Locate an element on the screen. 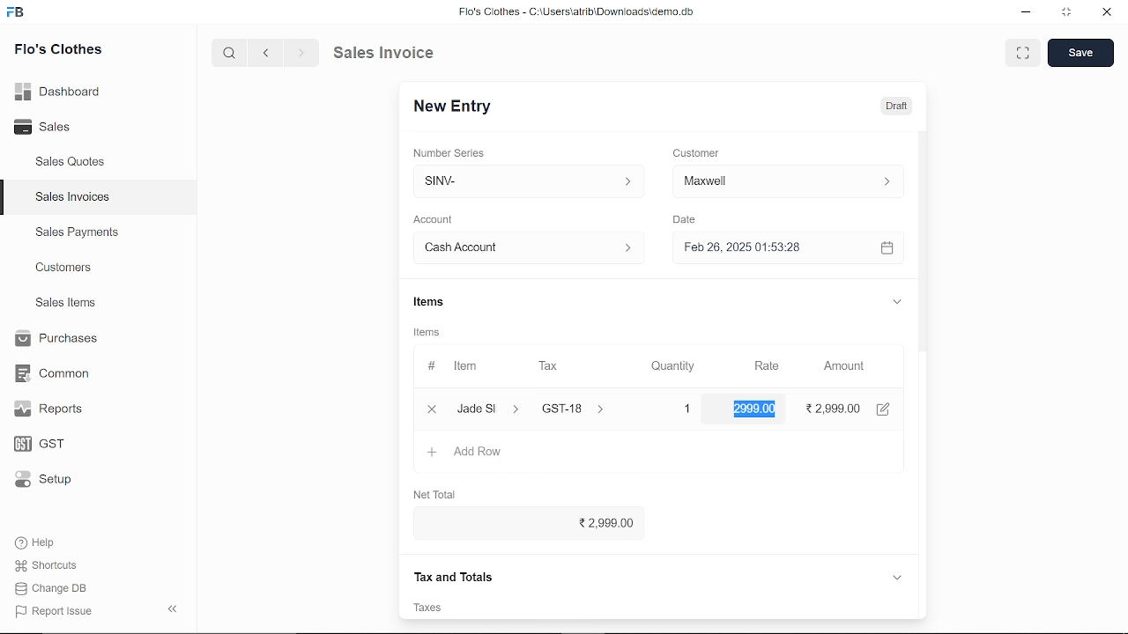 The image size is (1128, 634). restore down is located at coordinates (1068, 13).